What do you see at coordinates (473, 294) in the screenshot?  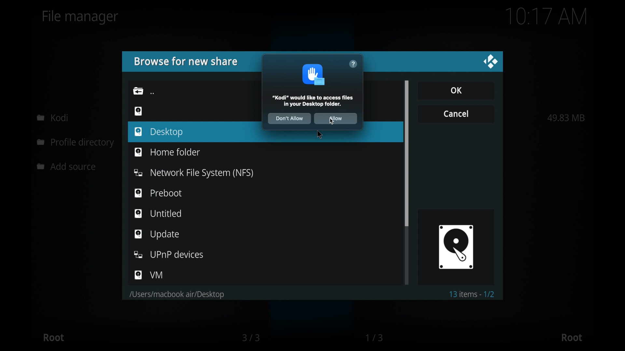 I see `13 items - 1/2 ` at bounding box center [473, 294].